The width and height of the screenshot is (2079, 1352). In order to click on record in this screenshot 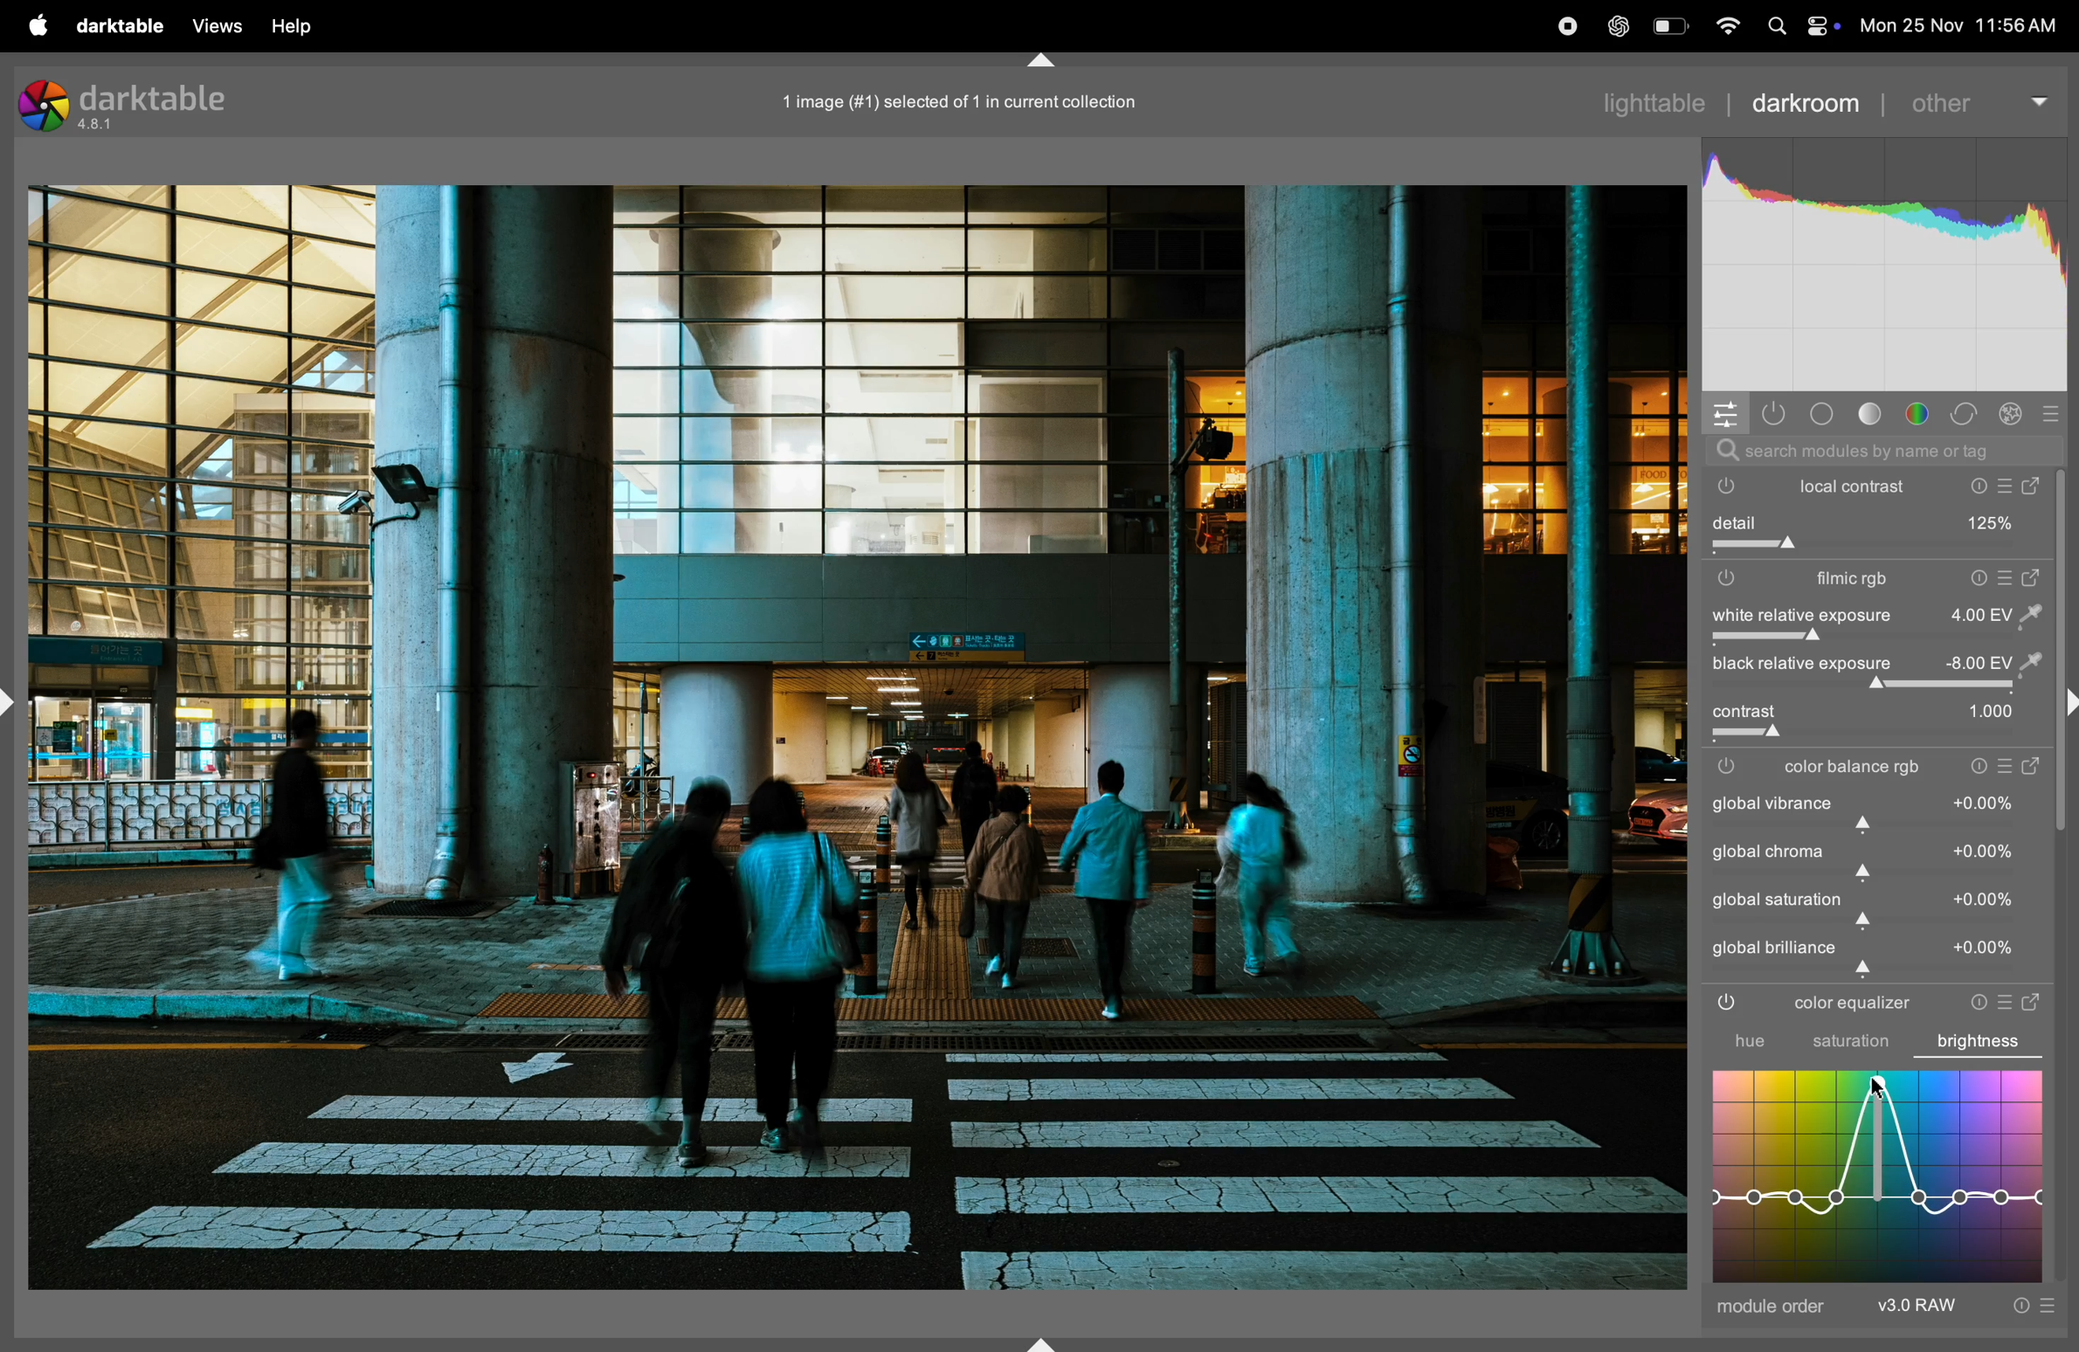, I will do `click(1570, 24)`.